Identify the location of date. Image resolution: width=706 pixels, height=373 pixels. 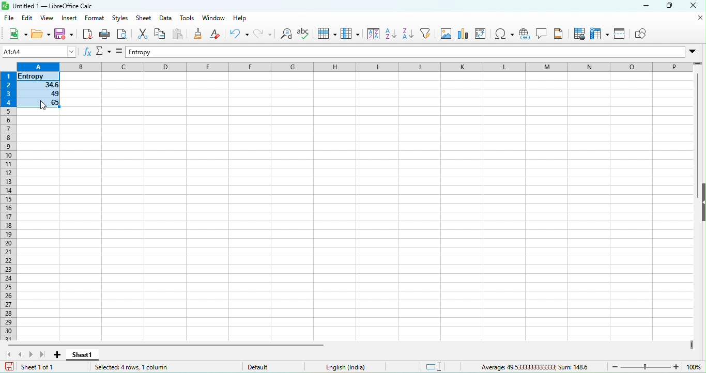
(170, 18).